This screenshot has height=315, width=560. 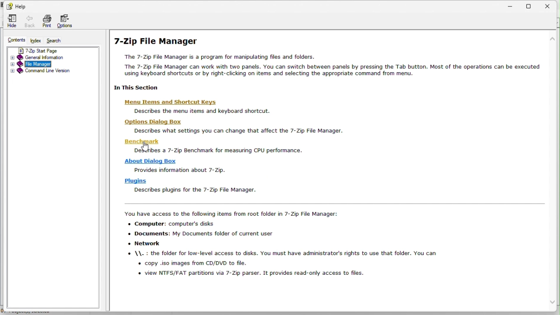 What do you see at coordinates (45, 20) in the screenshot?
I see `Print` at bounding box center [45, 20].